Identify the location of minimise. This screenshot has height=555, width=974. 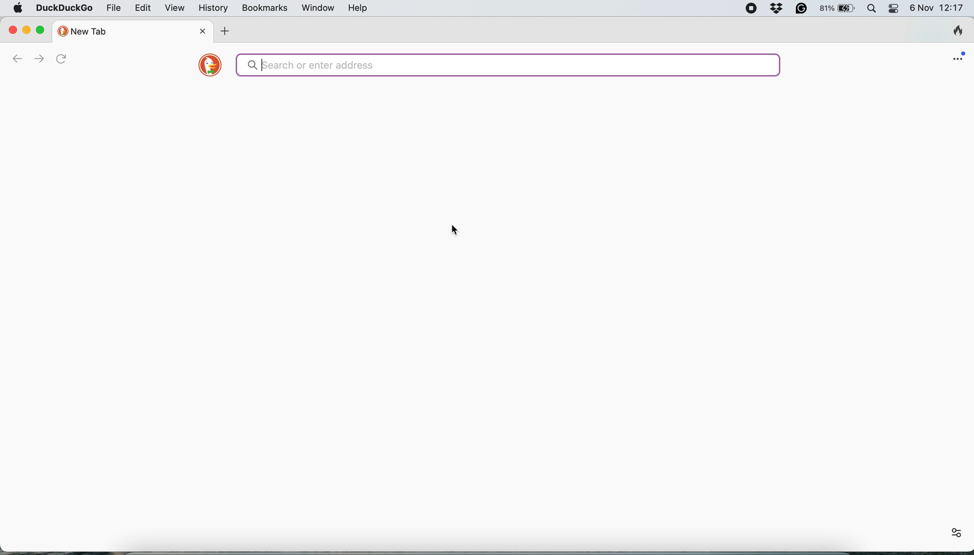
(26, 30).